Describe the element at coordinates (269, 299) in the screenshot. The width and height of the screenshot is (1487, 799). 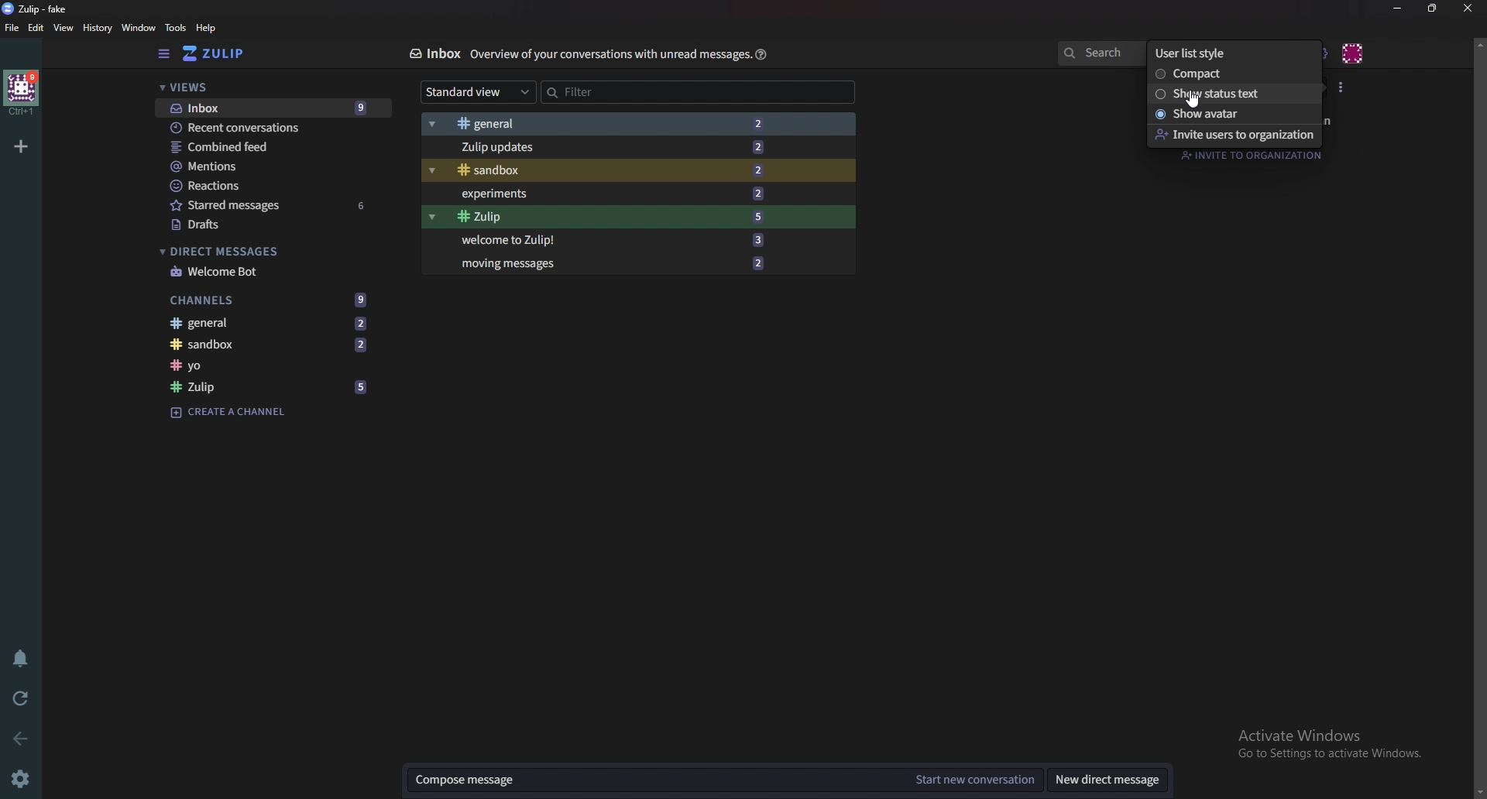
I see `Channels` at that location.